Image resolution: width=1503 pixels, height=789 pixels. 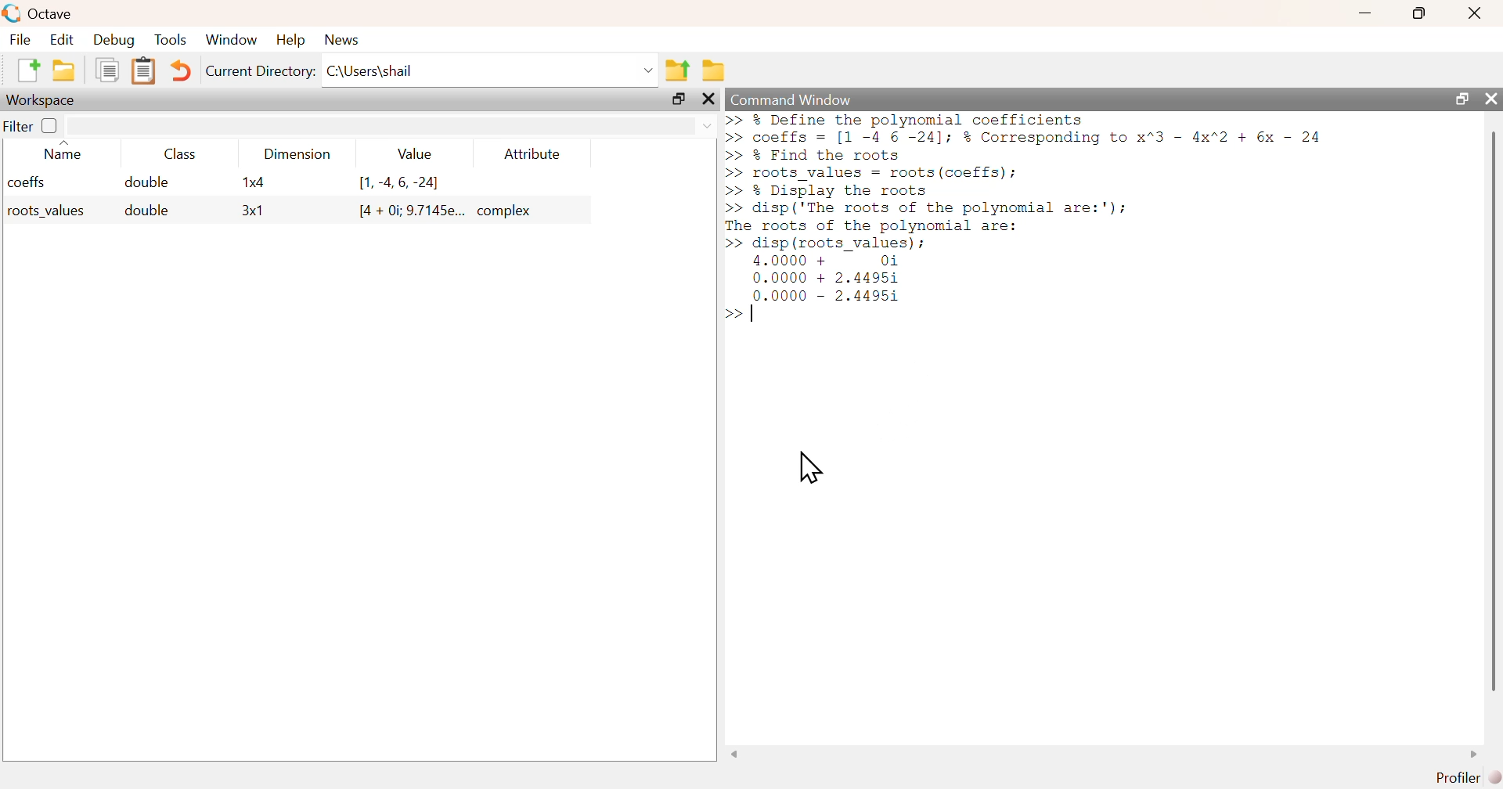 What do you see at coordinates (149, 182) in the screenshot?
I see `double` at bounding box center [149, 182].